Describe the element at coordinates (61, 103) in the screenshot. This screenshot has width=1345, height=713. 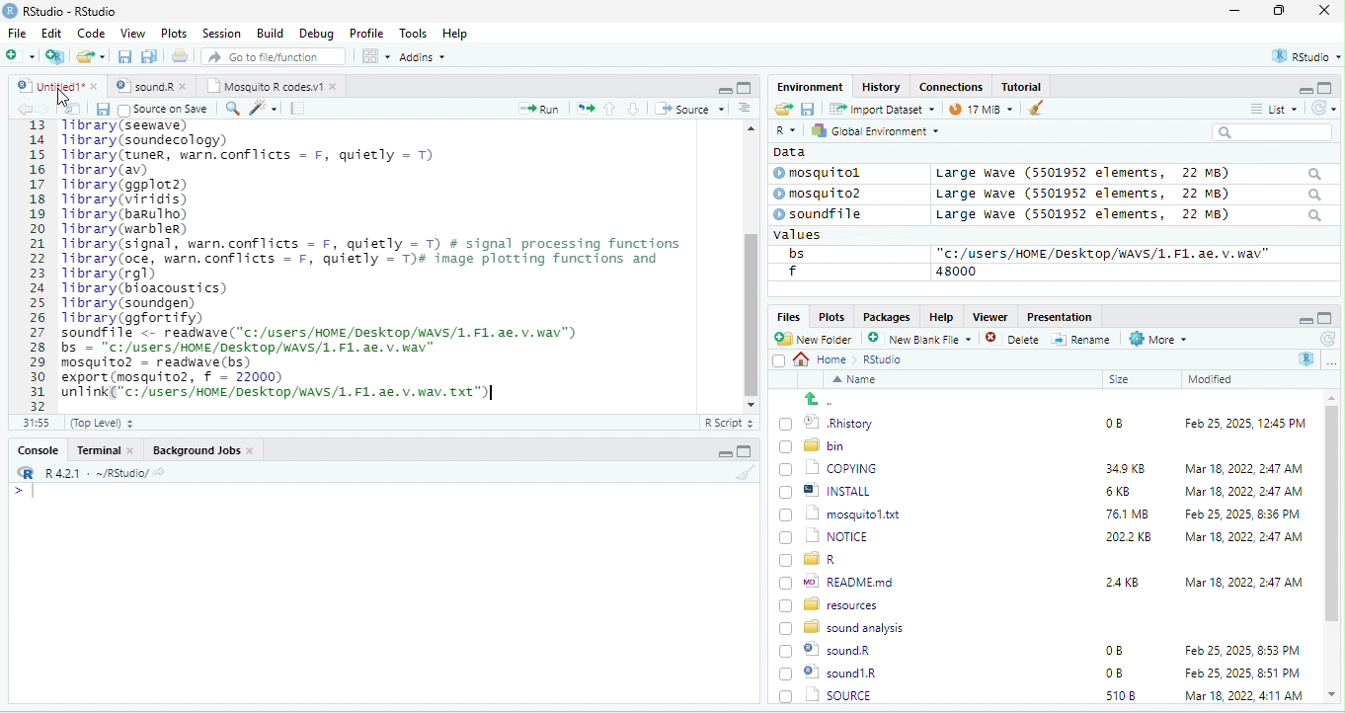
I see `cursor` at that location.